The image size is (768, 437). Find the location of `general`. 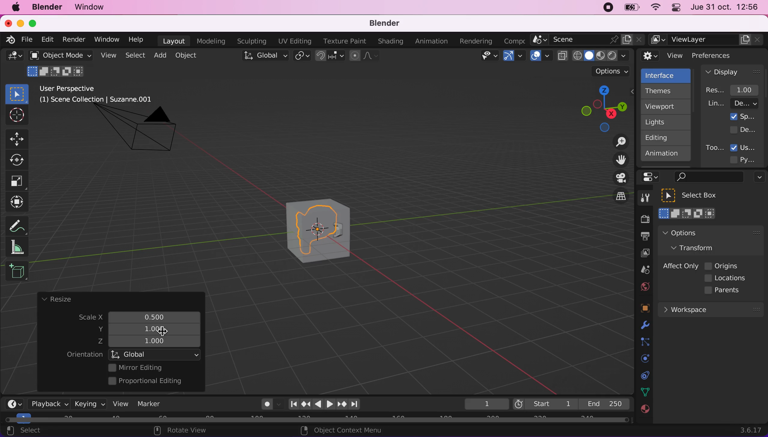

general is located at coordinates (14, 58).